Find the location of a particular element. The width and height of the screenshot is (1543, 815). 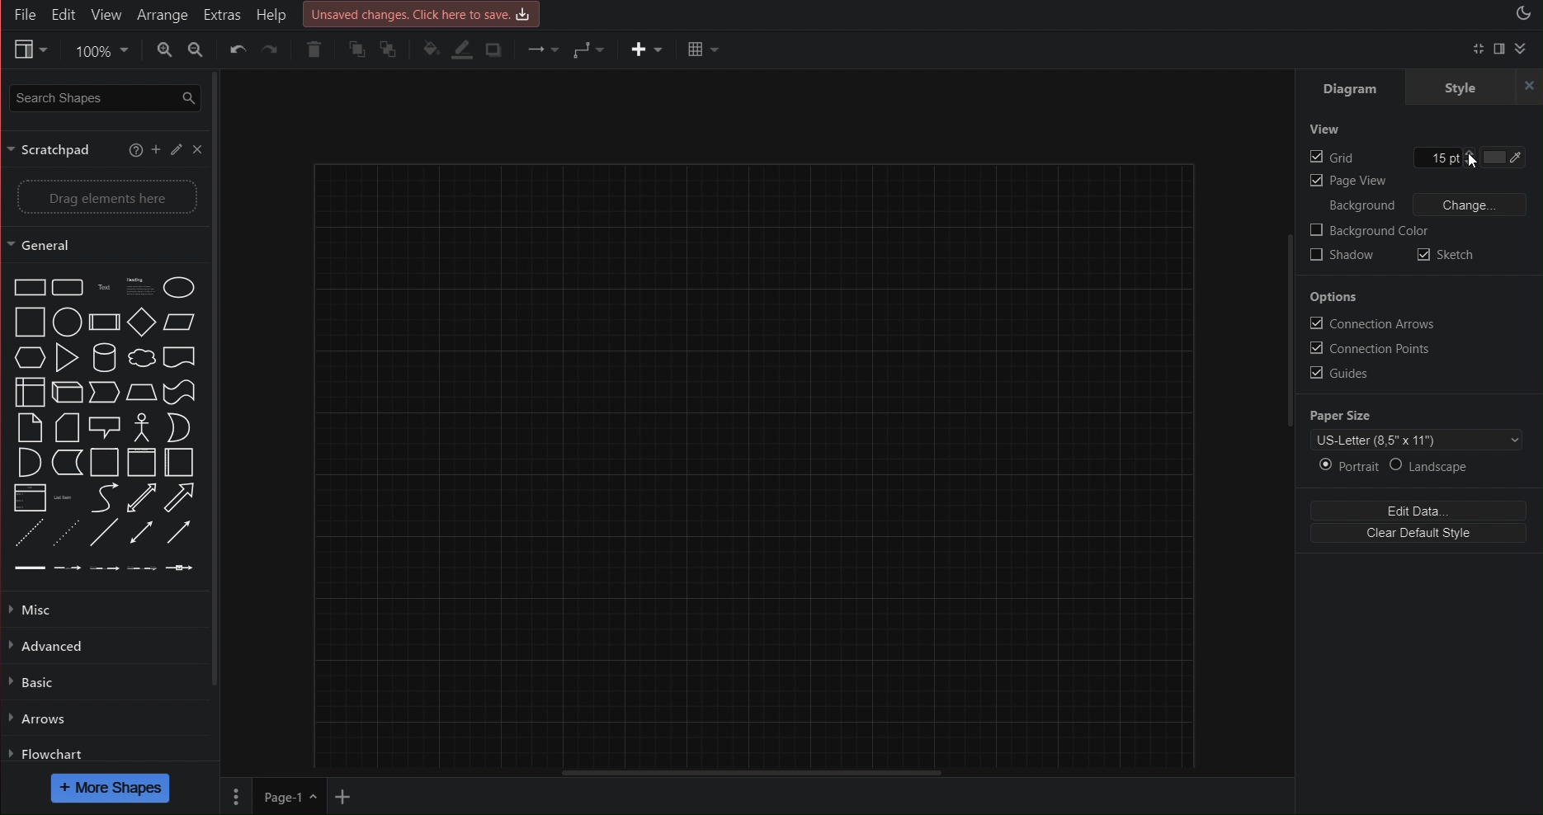

View is located at coordinates (106, 14).